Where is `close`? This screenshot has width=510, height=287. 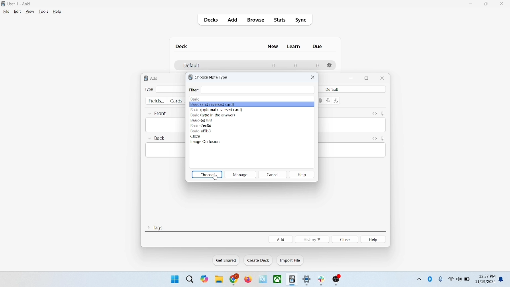
close is located at coordinates (345, 240).